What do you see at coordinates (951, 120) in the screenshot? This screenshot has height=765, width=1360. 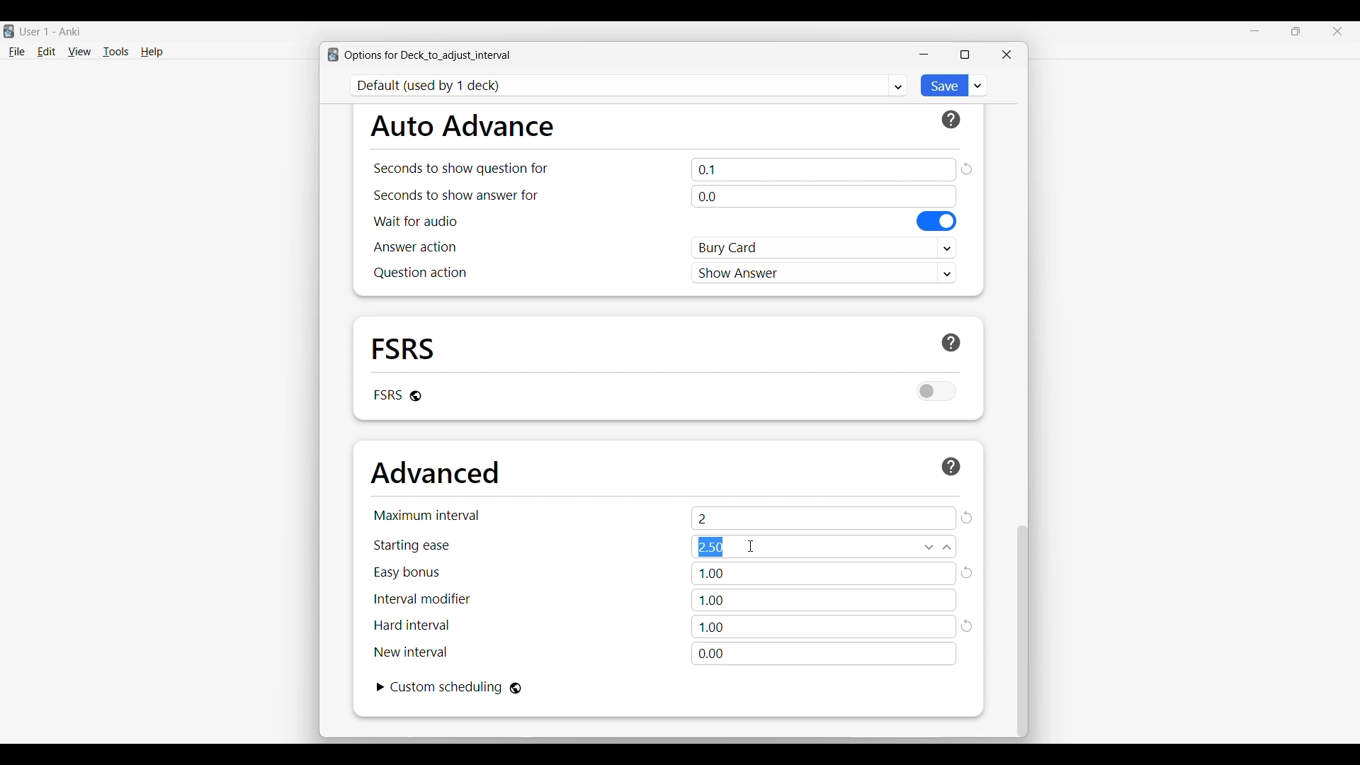 I see `Learn more about respective section` at bounding box center [951, 120].